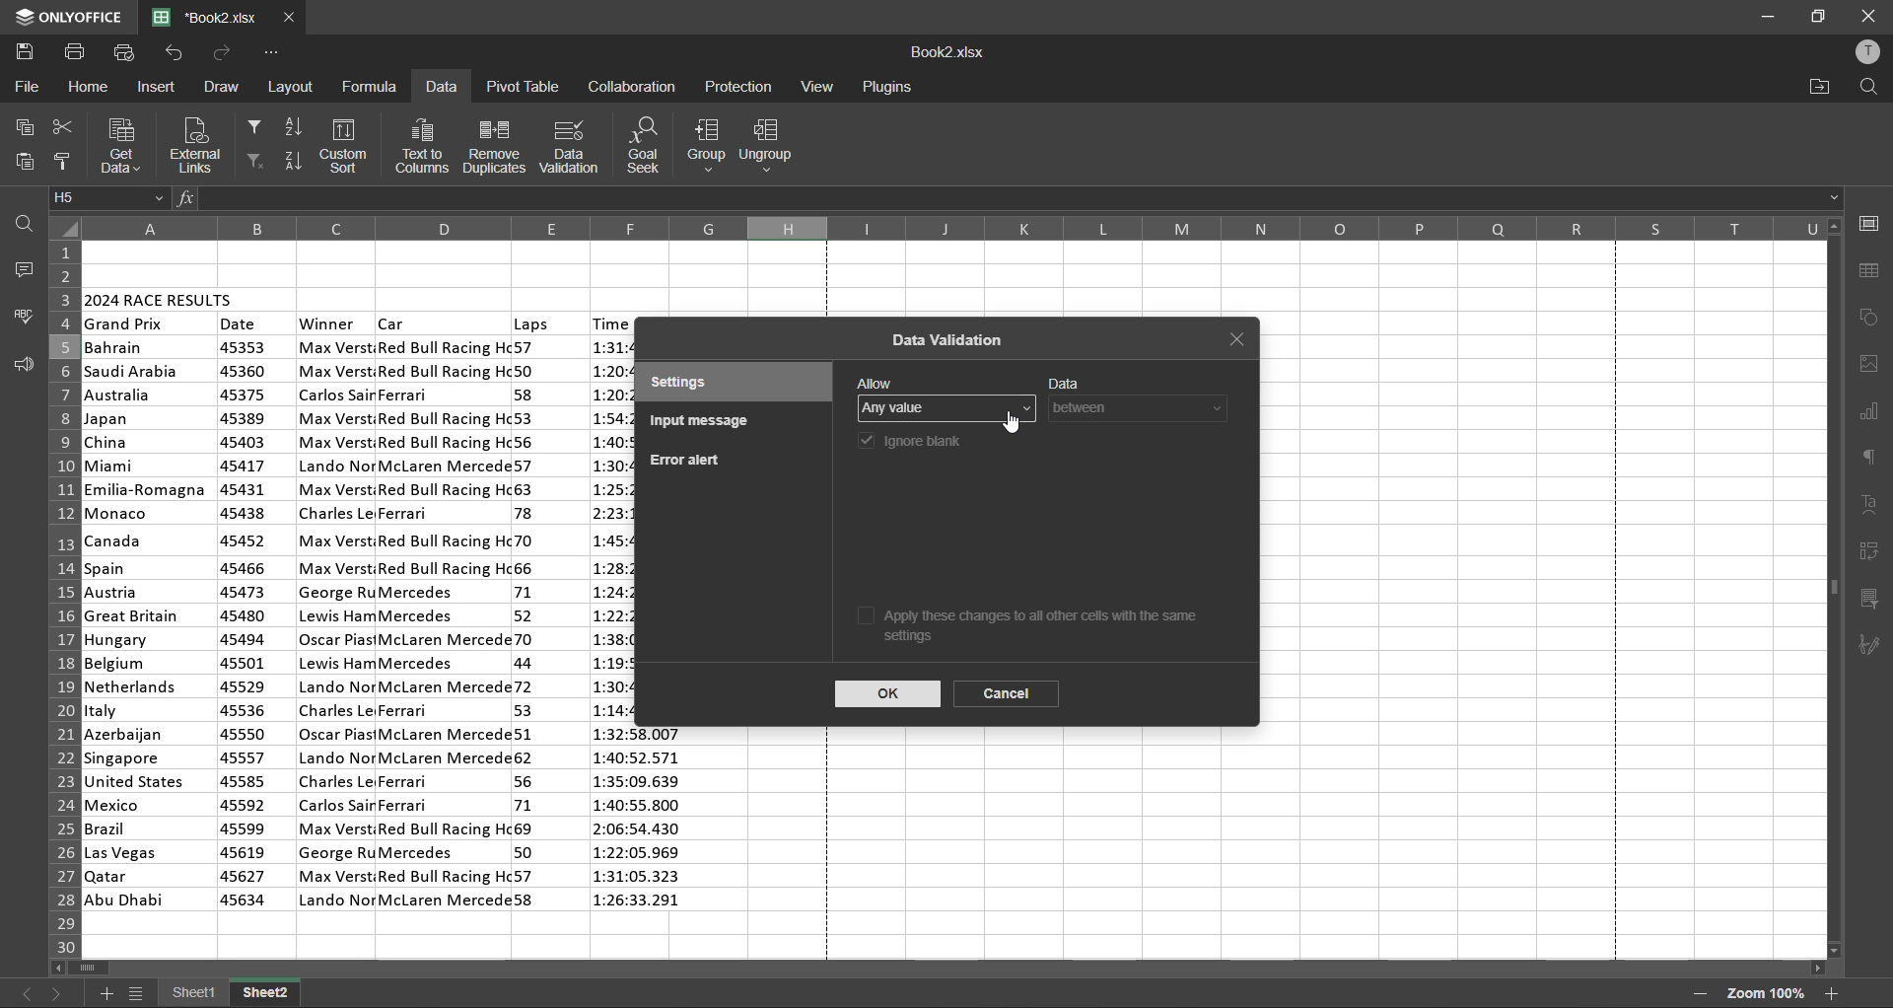 Image resolution: width=1893 pixels, height=1008 pixels. What do you see at coordinates (1870, 552) in the screenshot?
I see `pivot table` at bounding box center [1870, 552].